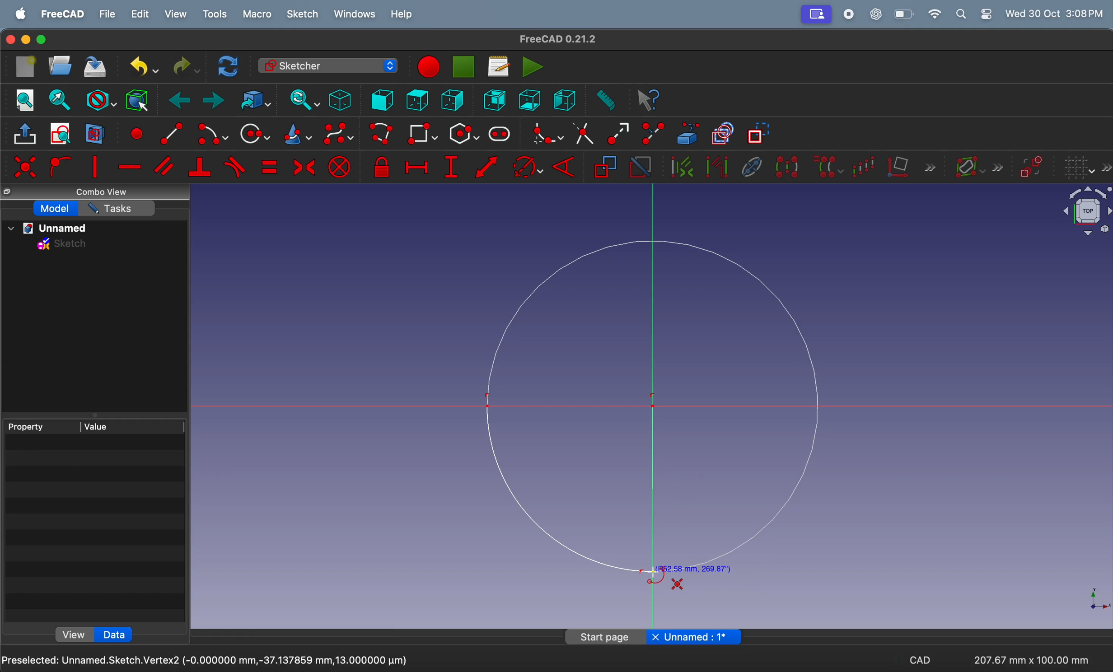 The image size is (1113, 672). What do you see at coordinates (63, 134) in the screenshot?
I see `view sketch` at bounding box center [63, 134].